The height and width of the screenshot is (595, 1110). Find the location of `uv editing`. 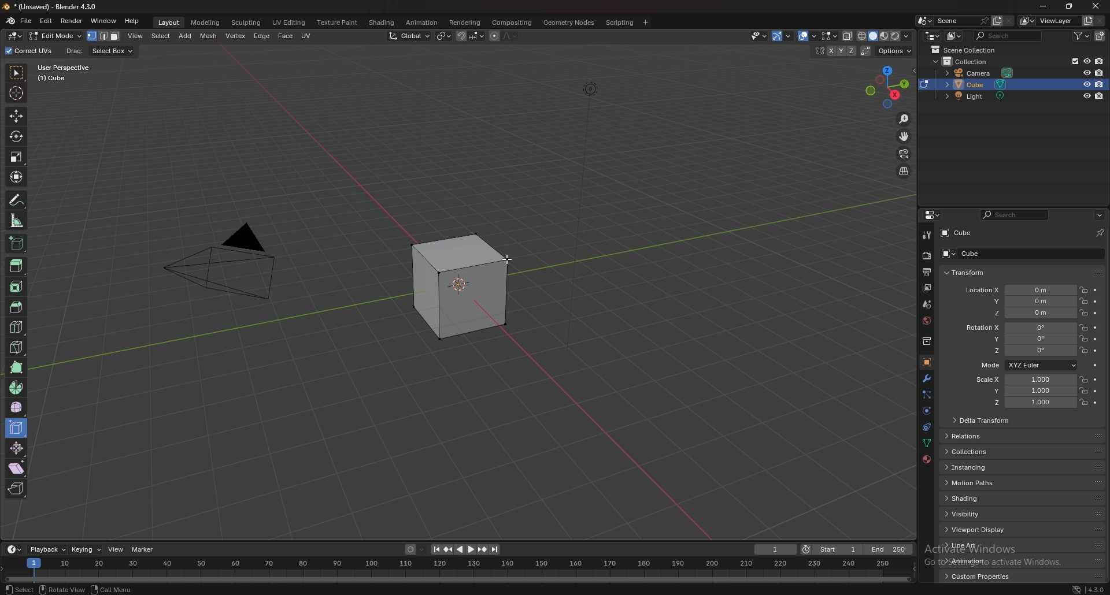

uv editing is located at coordinates (290, 23).